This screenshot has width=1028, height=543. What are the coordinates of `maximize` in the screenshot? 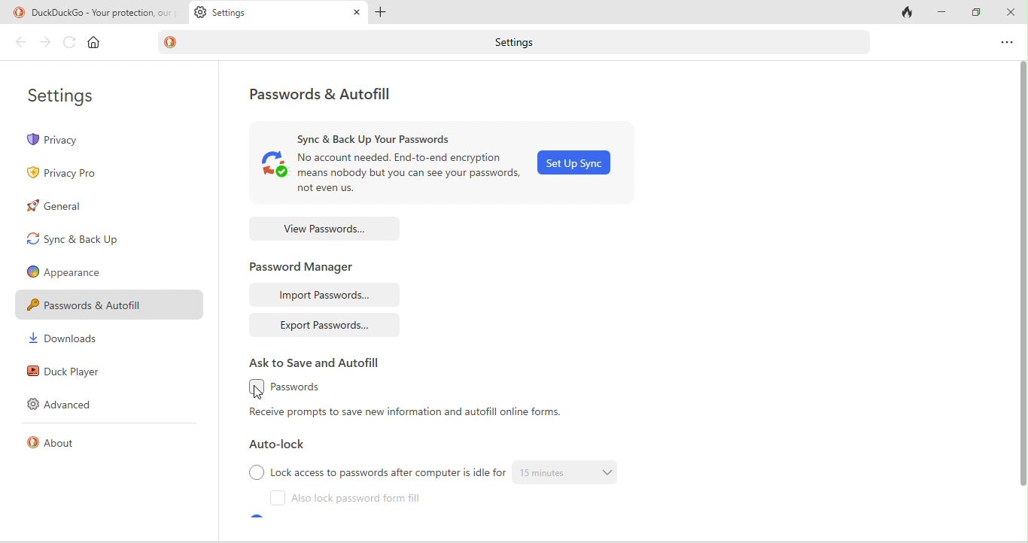 It's located at (975, 12).